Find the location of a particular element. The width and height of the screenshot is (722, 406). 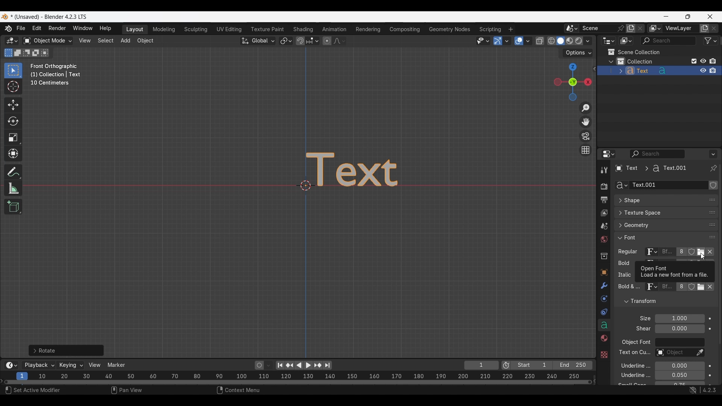

Zoom in/out in the view is located at coordinates (585, 108).